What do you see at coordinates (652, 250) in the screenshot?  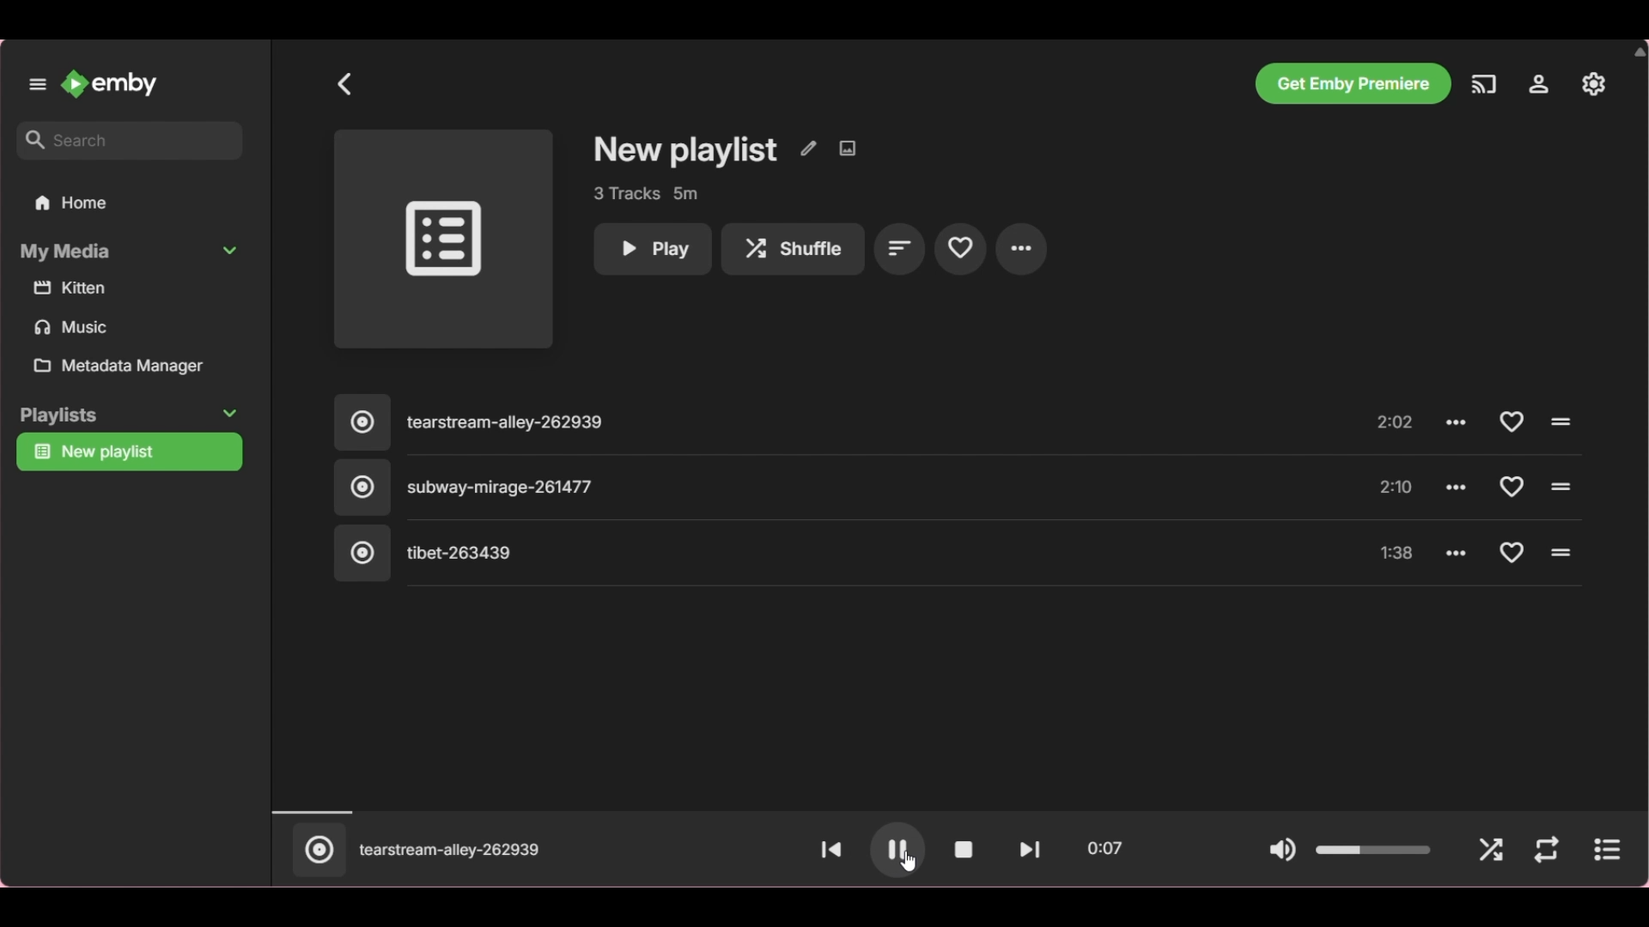 I see `Play` at bounding box center [652, 250].